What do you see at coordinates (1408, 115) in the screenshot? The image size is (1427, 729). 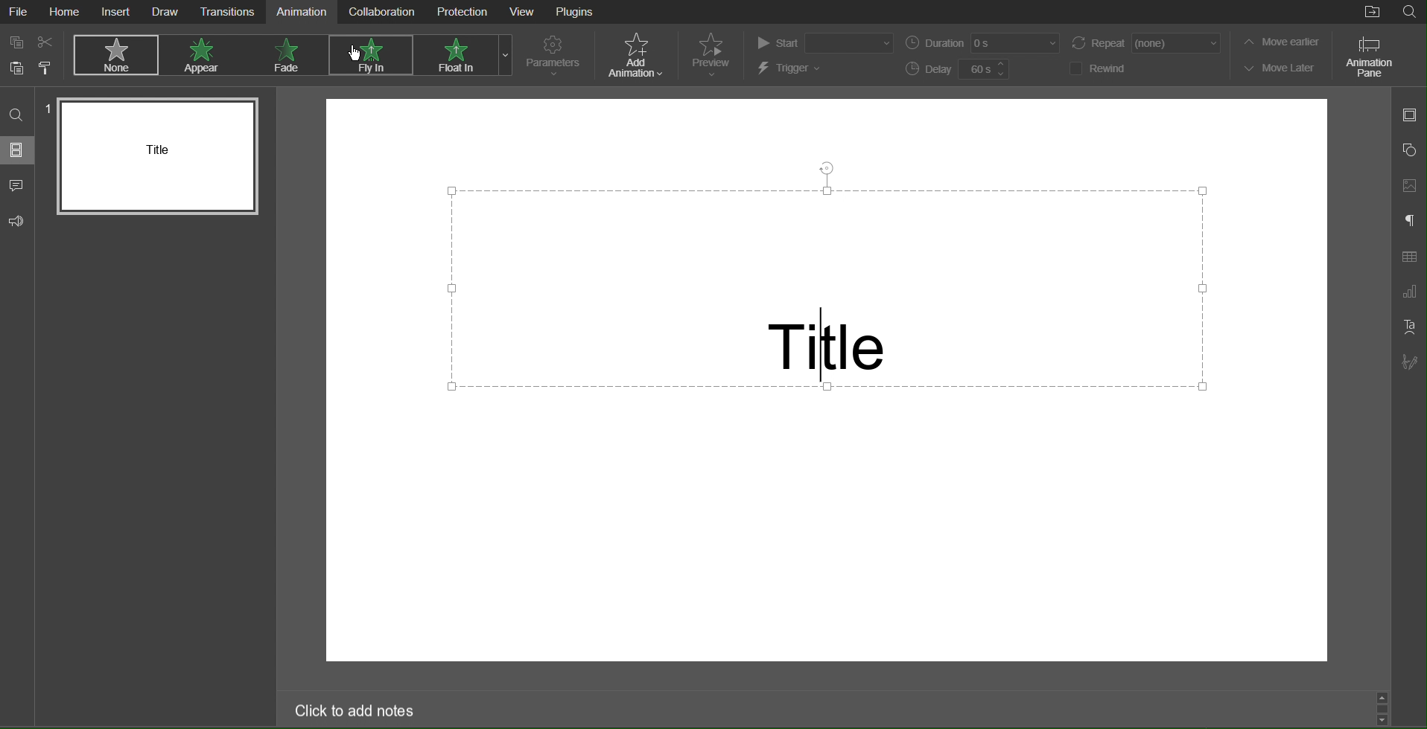 I see `Slide Settings` at bounding box center [1408, 115].